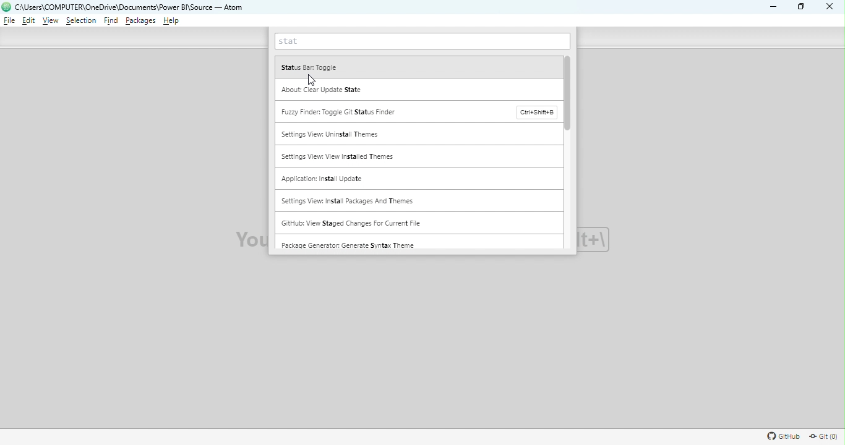  I want to click on Edit, so click(28, 22).